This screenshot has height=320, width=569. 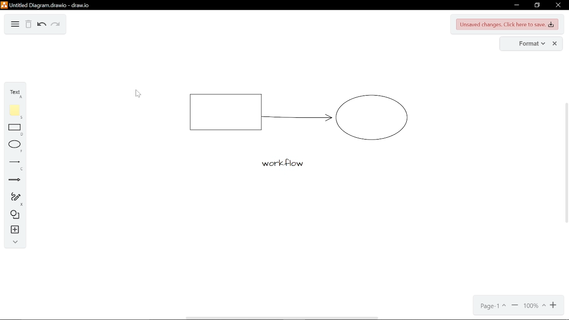 What do you see at coordinates (297, 113) in the screenshot?
I see `current diagram` at bounding box center [297, 113].